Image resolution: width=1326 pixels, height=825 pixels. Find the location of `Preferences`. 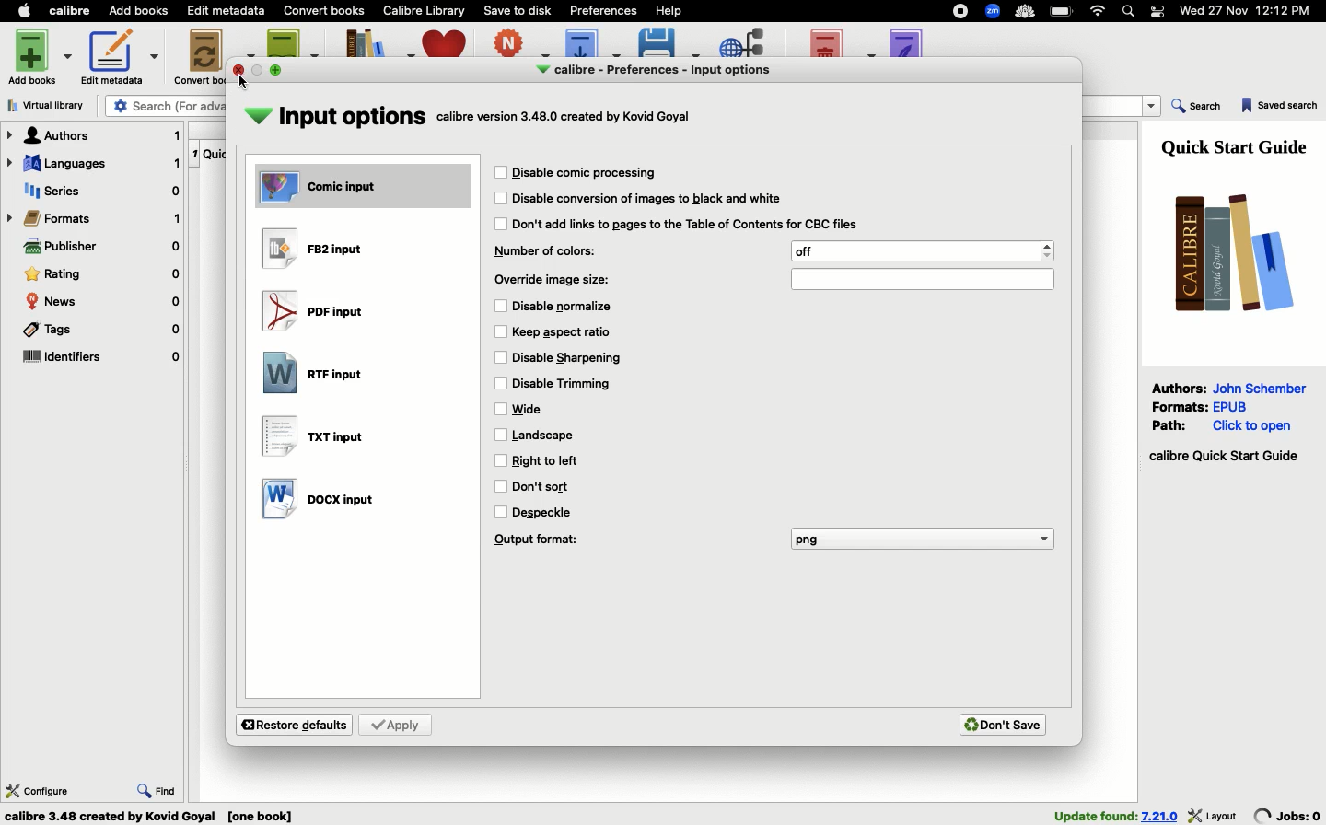

Preferences is located at coordinates (605, 9).